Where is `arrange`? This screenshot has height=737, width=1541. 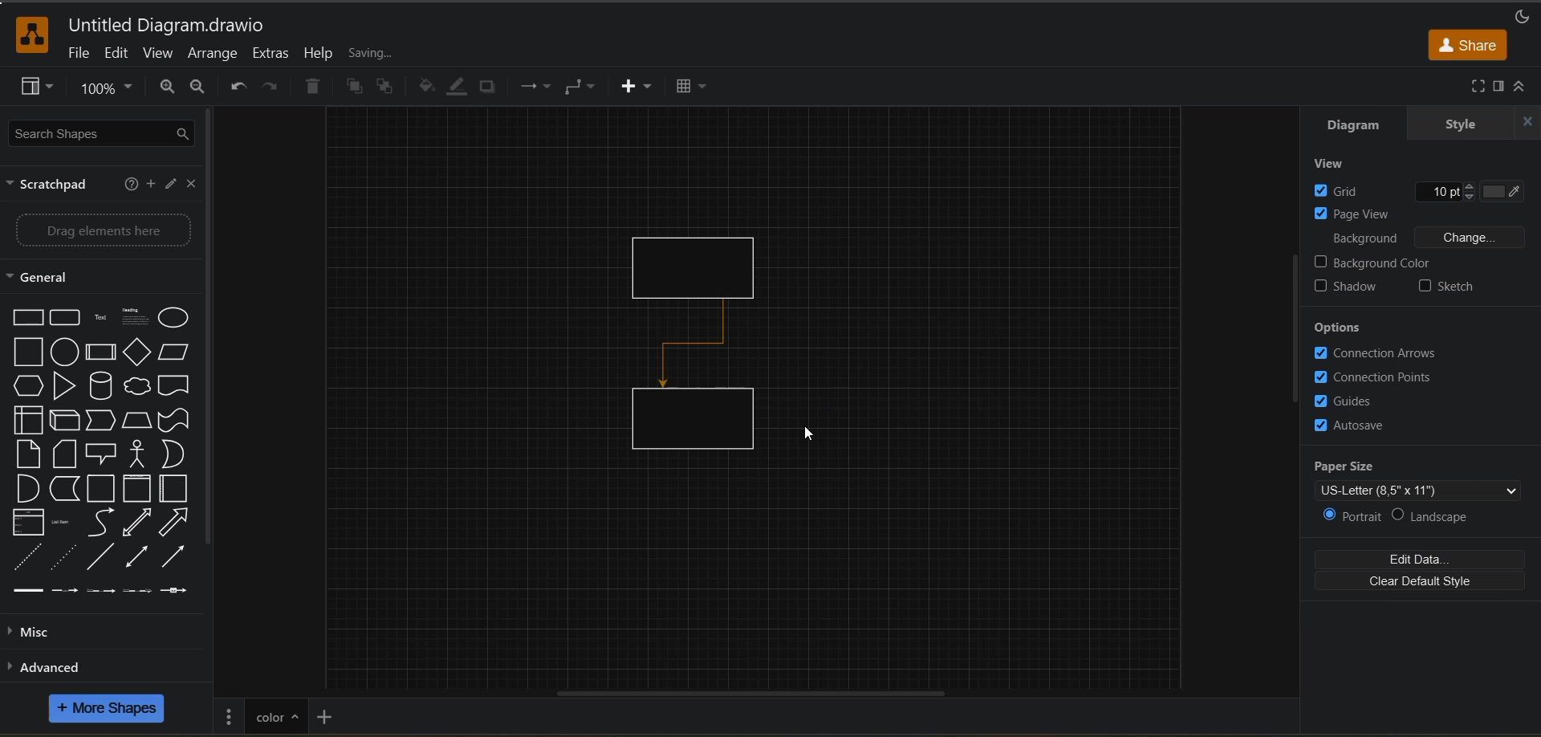
arrange is located at coordinates (214, 55).